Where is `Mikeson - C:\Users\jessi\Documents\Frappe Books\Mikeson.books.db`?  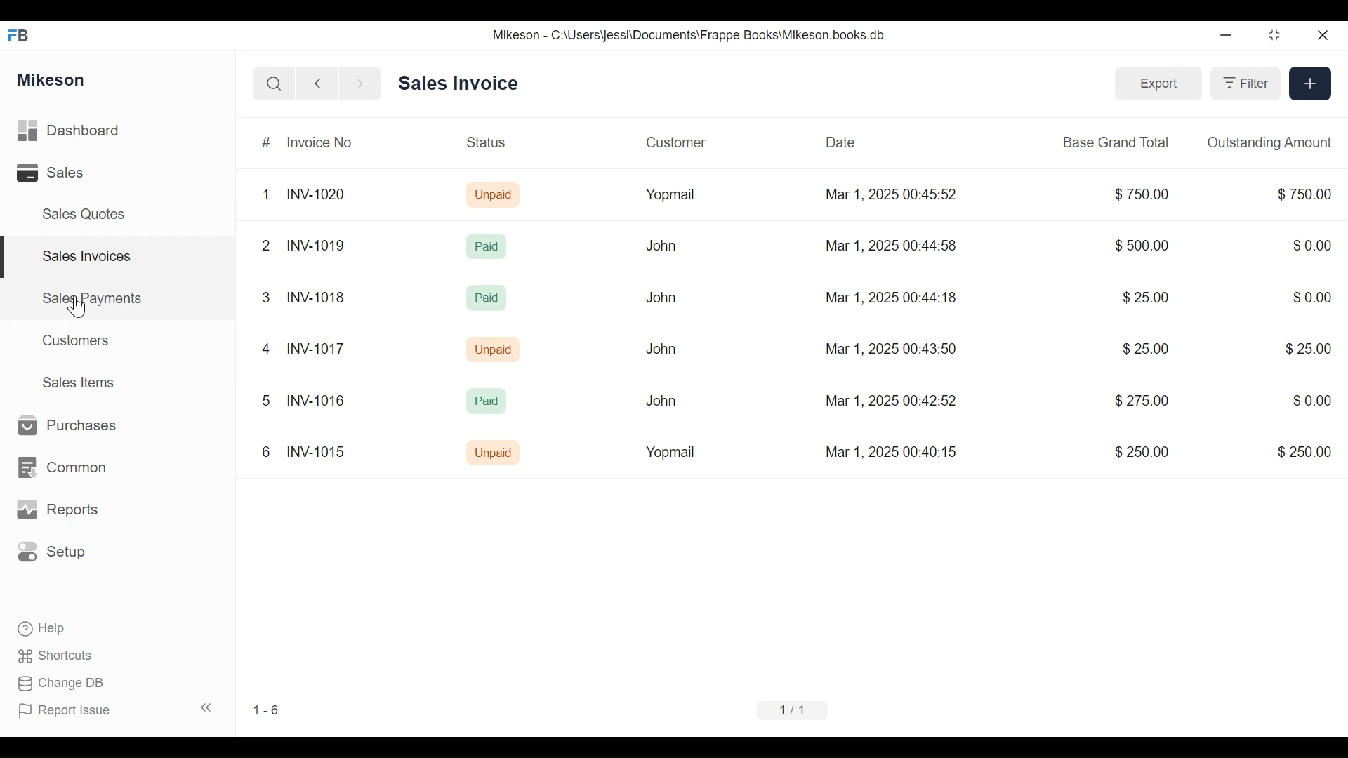
Mikeson - C:\Users\jessi\Documents\Frappe Books\Mikeson.books.db is located at coordinates (690, 35).